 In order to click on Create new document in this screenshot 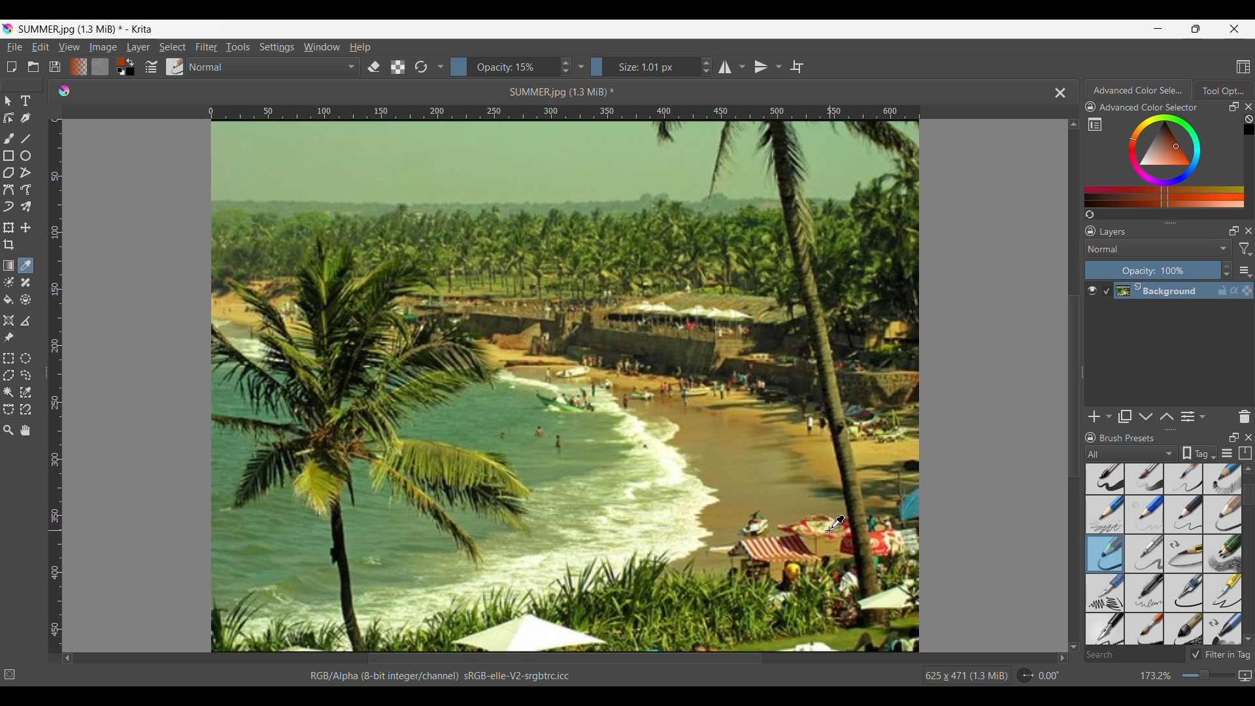, I will do `click(11, 67)`.